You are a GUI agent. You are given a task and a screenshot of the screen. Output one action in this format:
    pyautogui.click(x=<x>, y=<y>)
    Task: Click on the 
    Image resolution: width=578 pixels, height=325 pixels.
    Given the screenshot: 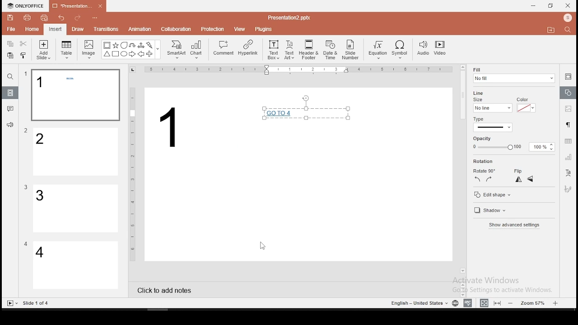 What is the action you would take?
    pyautogui.click(x=26, y=187)
    